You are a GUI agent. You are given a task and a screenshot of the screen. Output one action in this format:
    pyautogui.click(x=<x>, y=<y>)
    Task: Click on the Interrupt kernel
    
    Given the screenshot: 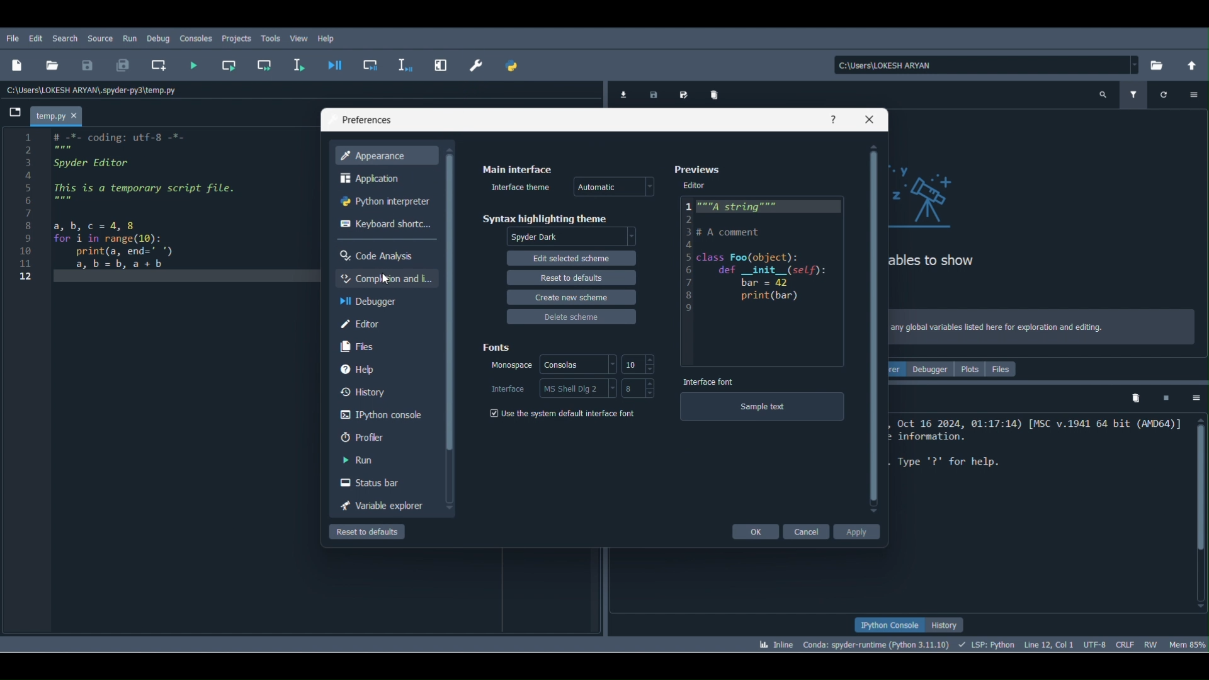 What is the action you would take?
    pyautogui.click(x=1167, y=397)
    